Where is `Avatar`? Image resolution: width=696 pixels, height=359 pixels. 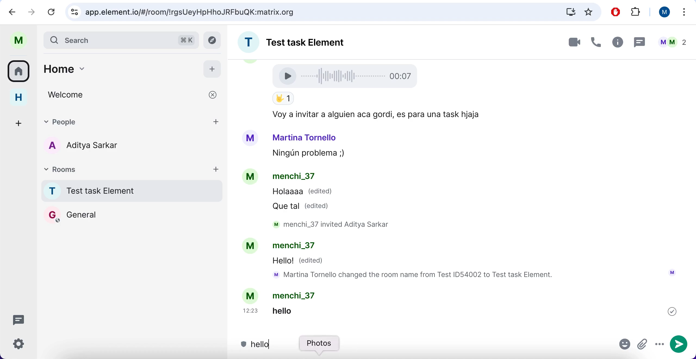 Avatar is located at coordinates (250, 138).